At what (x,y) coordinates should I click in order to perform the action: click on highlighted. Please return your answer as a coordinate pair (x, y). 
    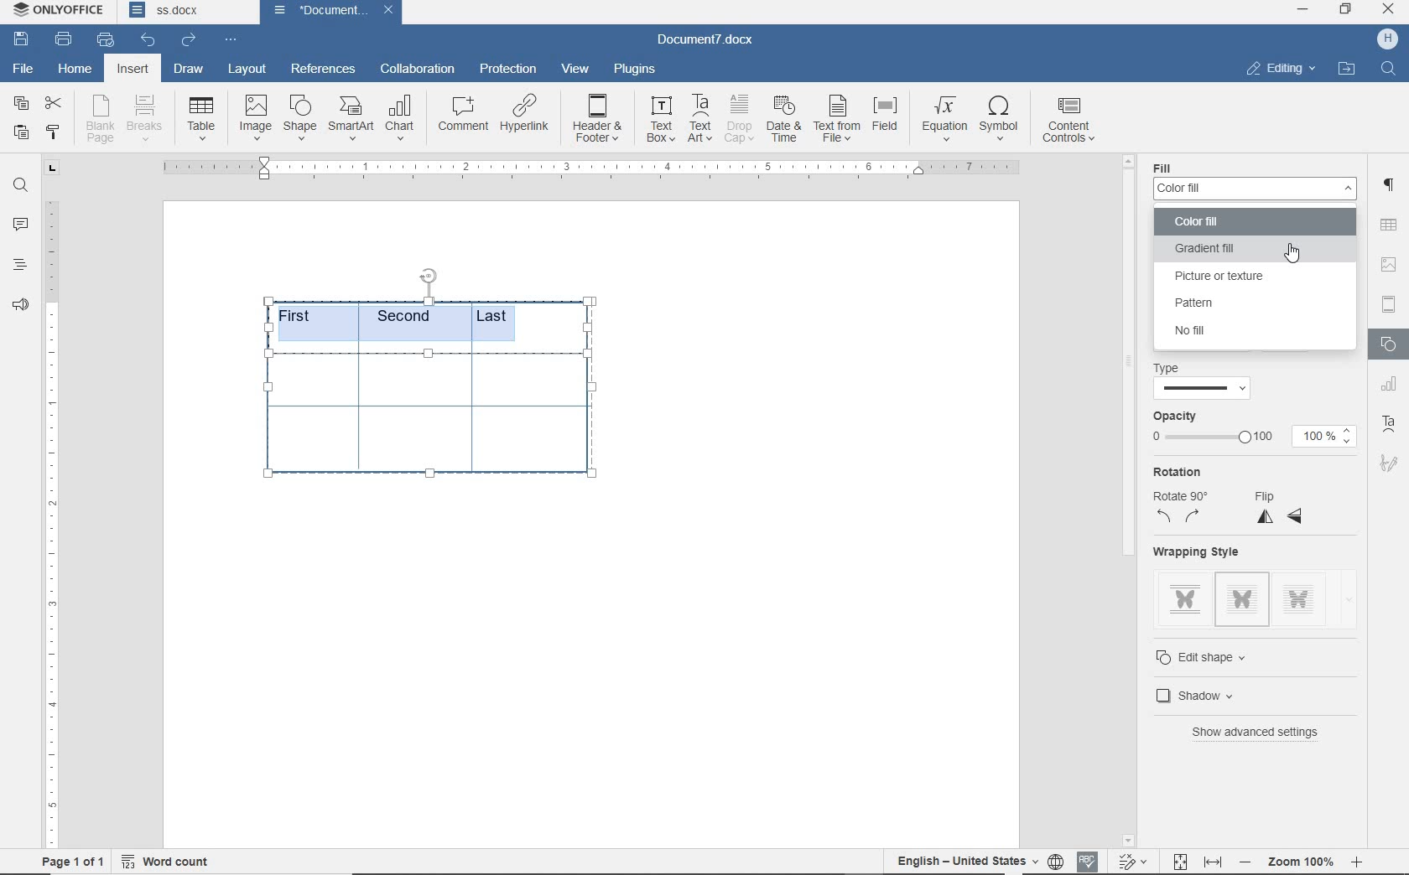
    Looking at the image, I should click on (402, 321).